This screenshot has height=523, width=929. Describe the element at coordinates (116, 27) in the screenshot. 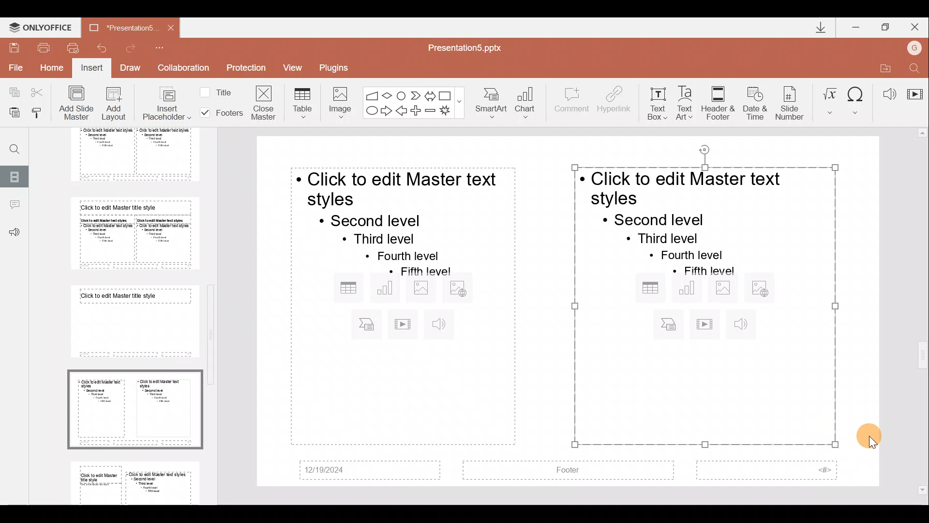

I see `Document name` at that location.